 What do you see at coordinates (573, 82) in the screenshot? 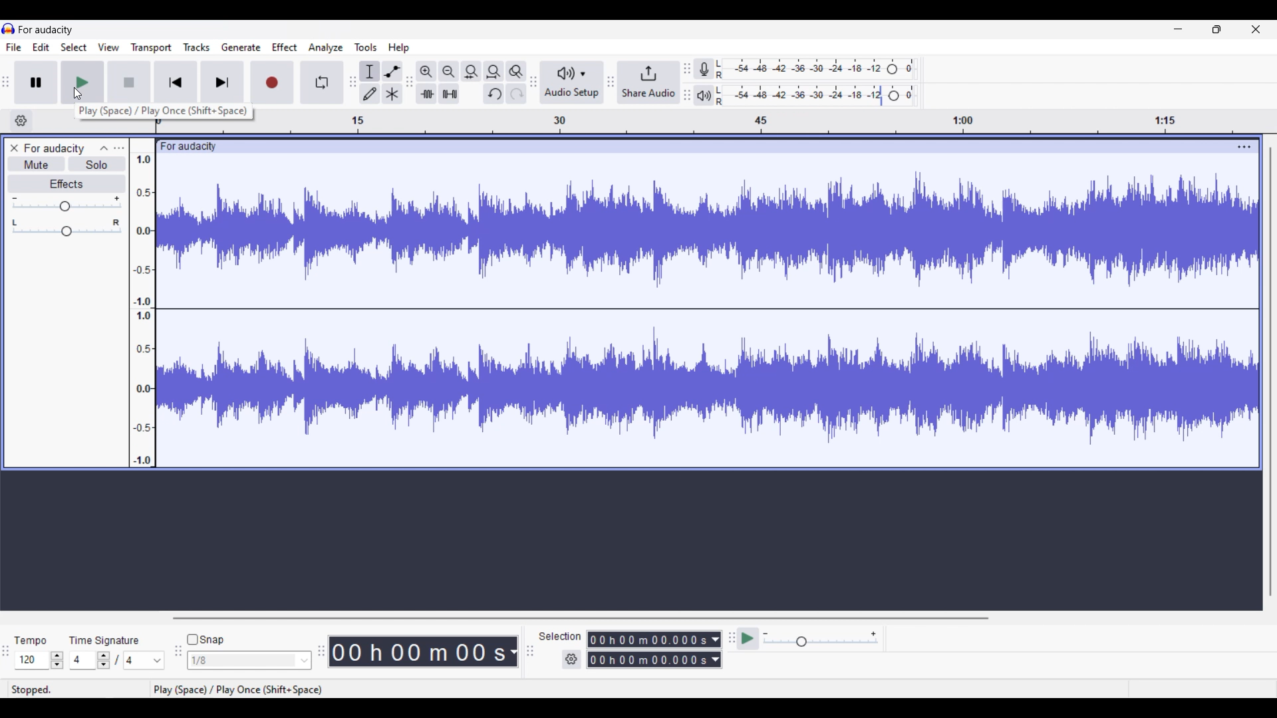
I see `Audio setup` at bounding box center [573, 82].